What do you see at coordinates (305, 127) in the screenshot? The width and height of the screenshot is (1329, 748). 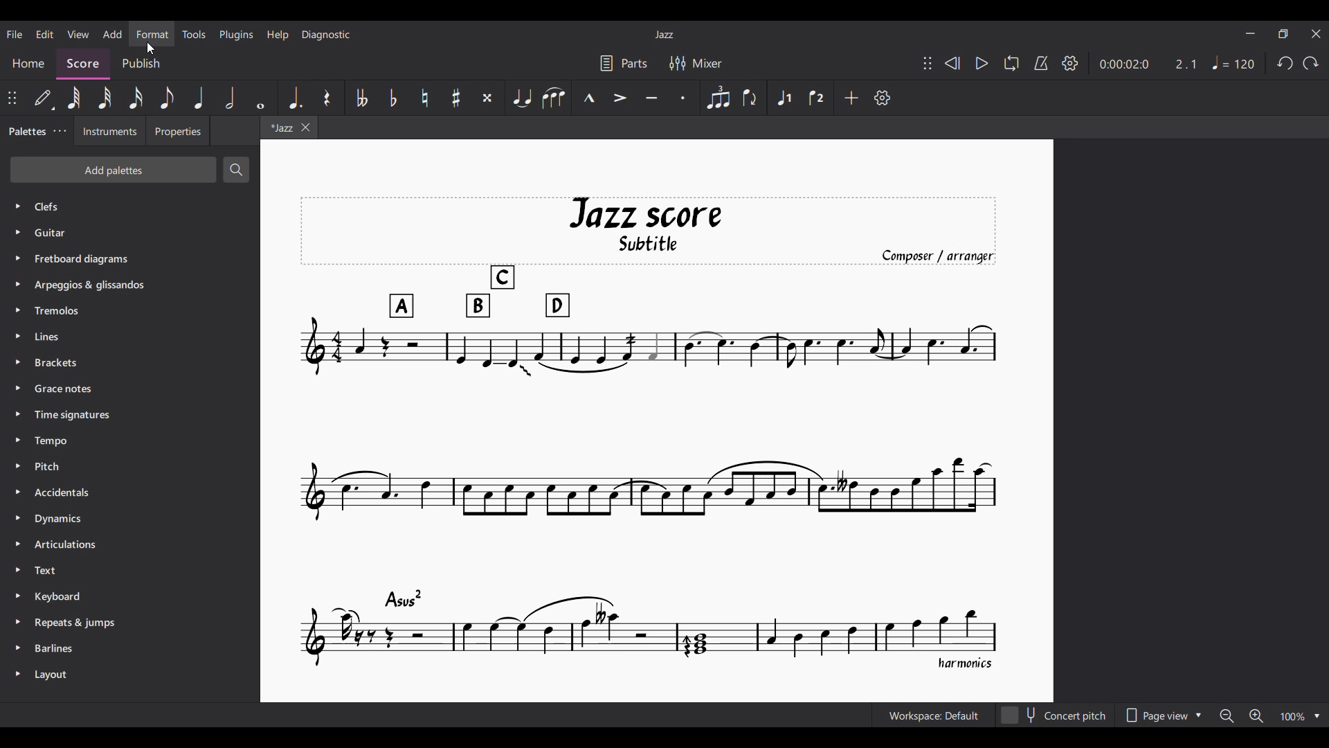 I see `Close tab` at bounding box center [305, 127].